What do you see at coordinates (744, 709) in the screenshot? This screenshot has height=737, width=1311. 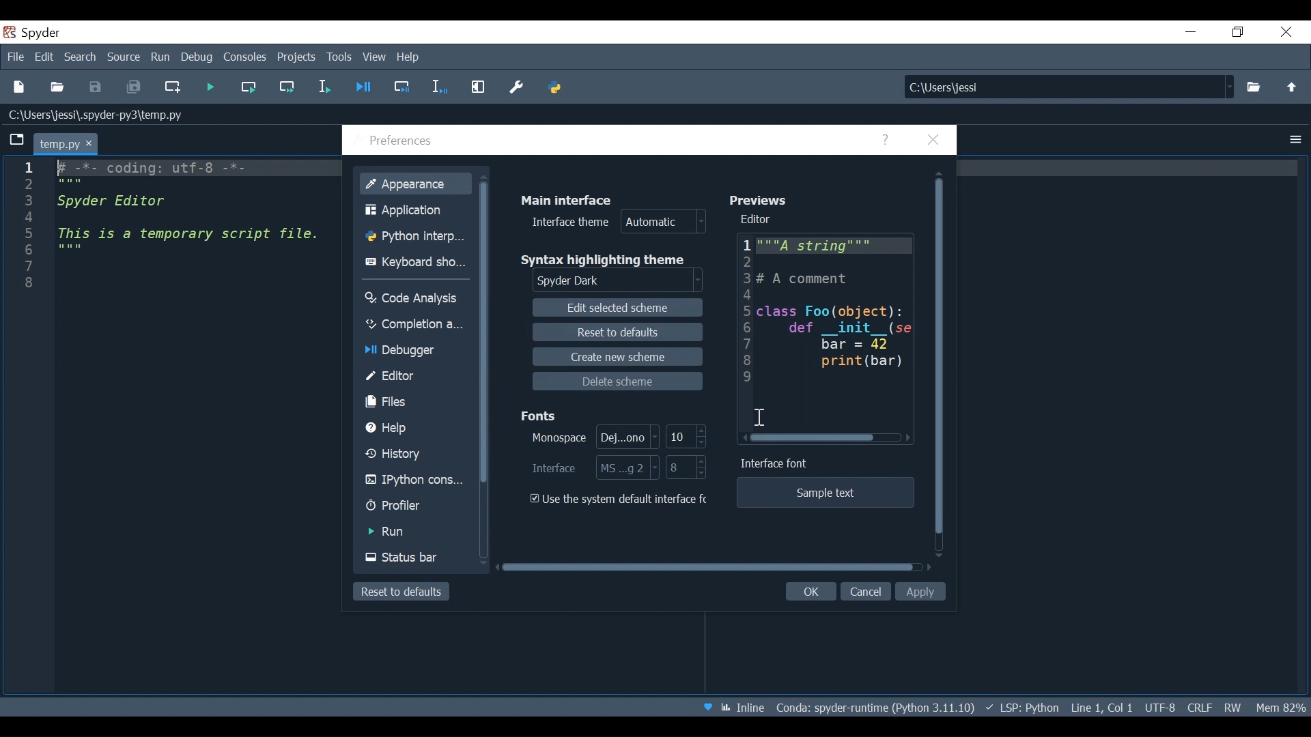 I see `Toggle between inline and interactive Matplotlib plotting` at bounding box center [744, 709].